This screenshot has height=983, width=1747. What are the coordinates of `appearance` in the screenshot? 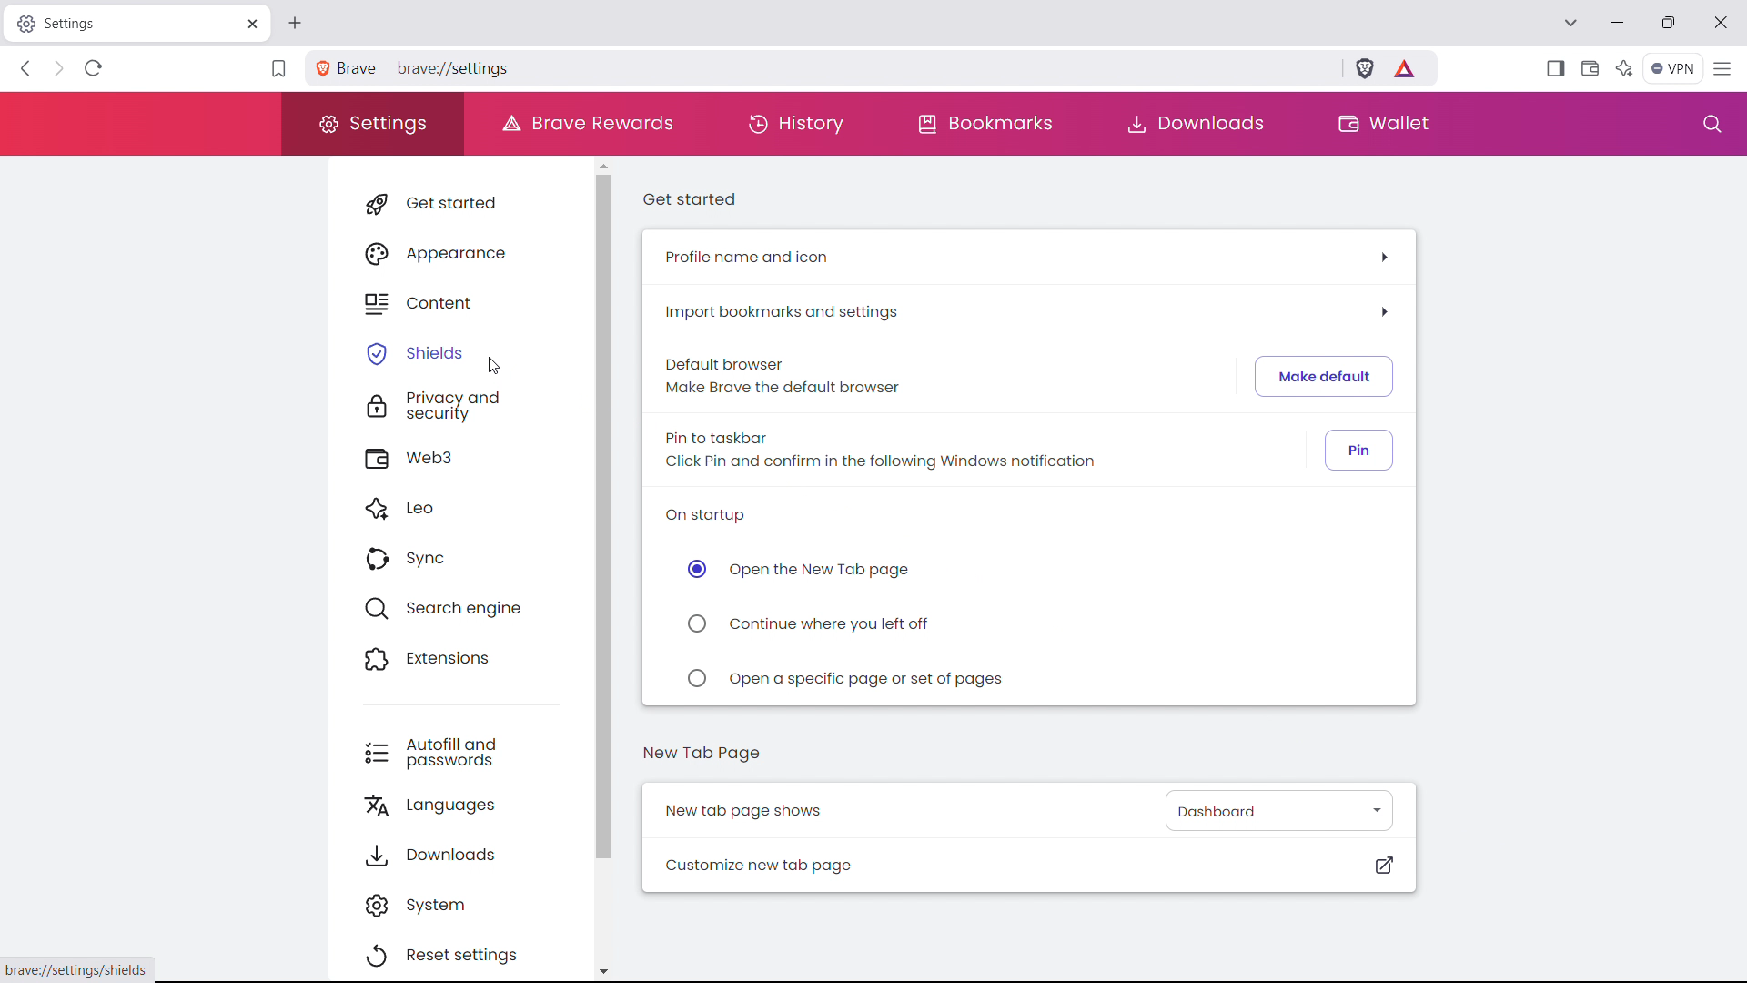 It's located at (461, 250).